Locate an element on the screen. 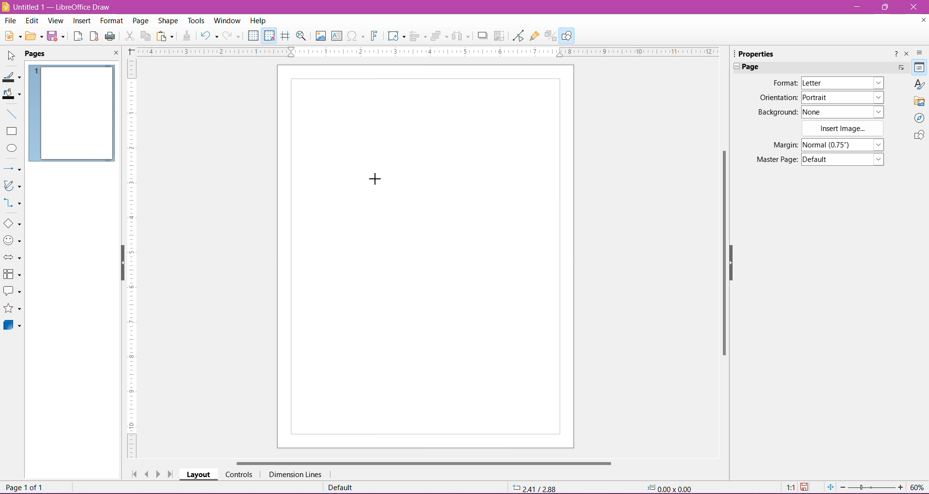  Curves and Polygons is located at coordinates (12, 187).